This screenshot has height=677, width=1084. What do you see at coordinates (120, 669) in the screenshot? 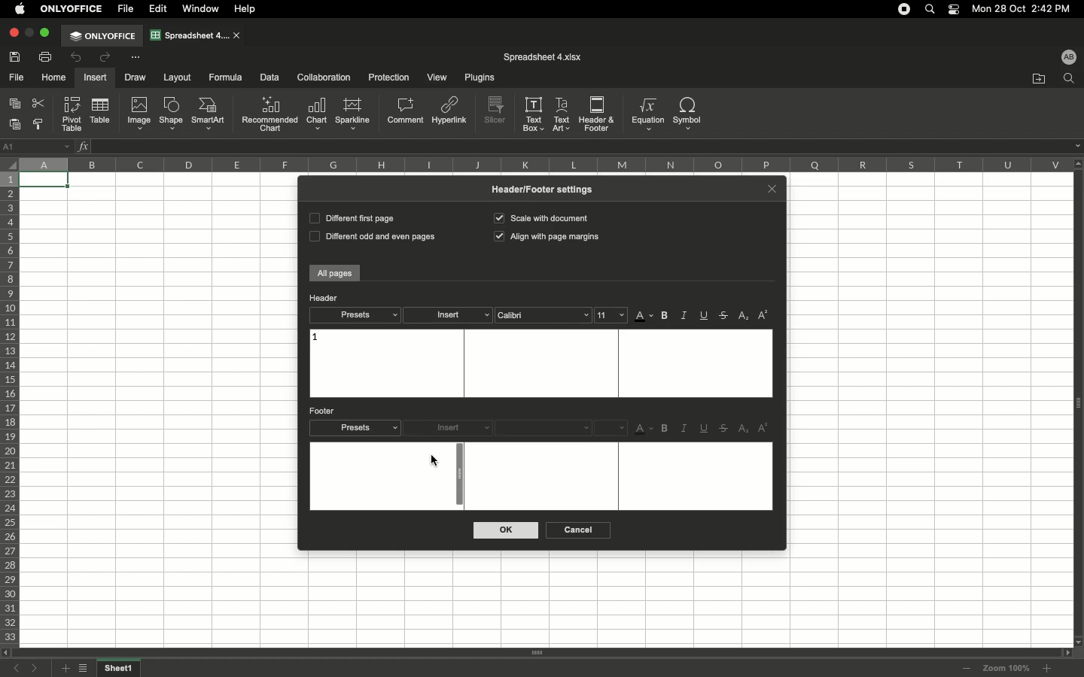
I see `Sheet name` at bounding box center [120, 669].